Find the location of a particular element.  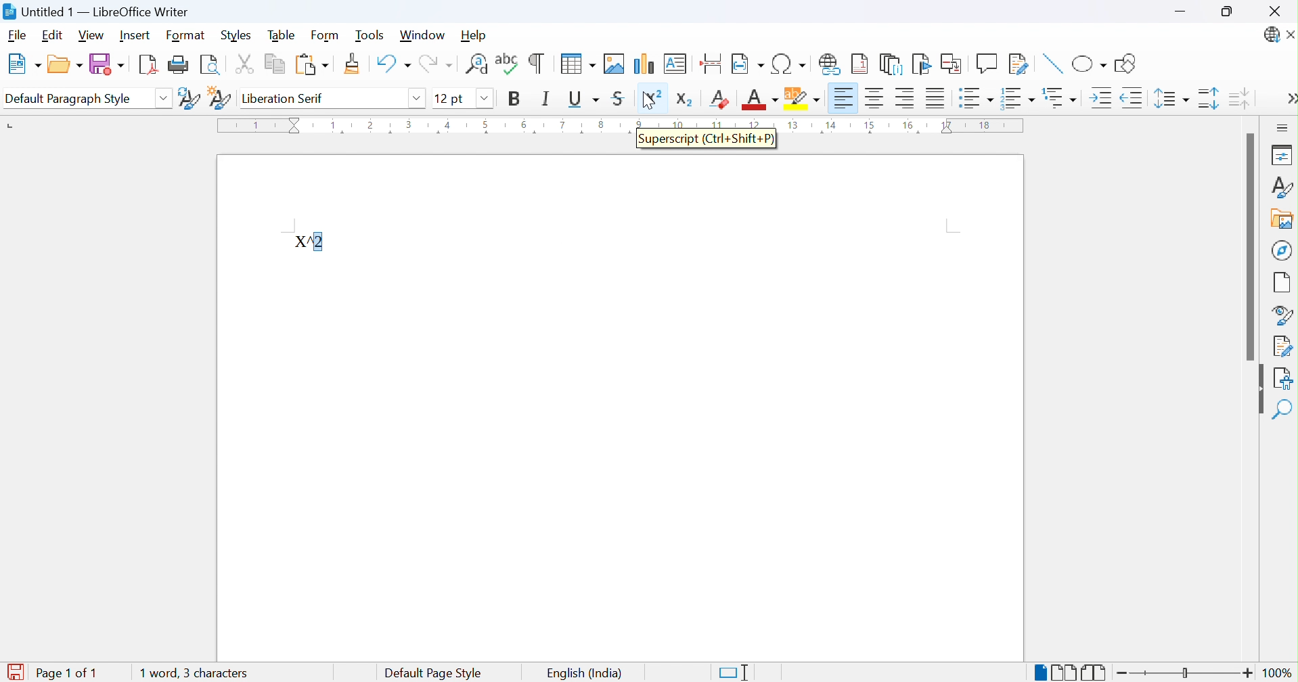

Strikethrough is located at coordinates (620, 98).